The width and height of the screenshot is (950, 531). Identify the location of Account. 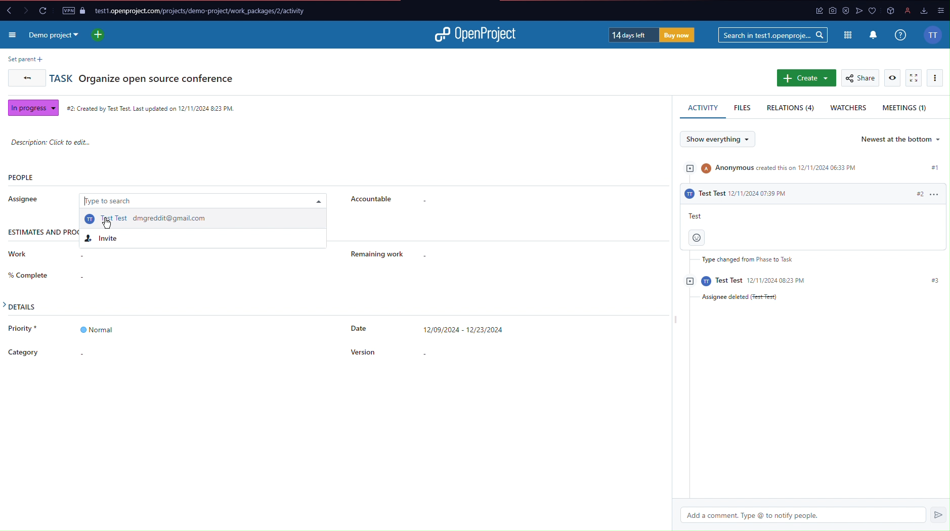
(934, 34).